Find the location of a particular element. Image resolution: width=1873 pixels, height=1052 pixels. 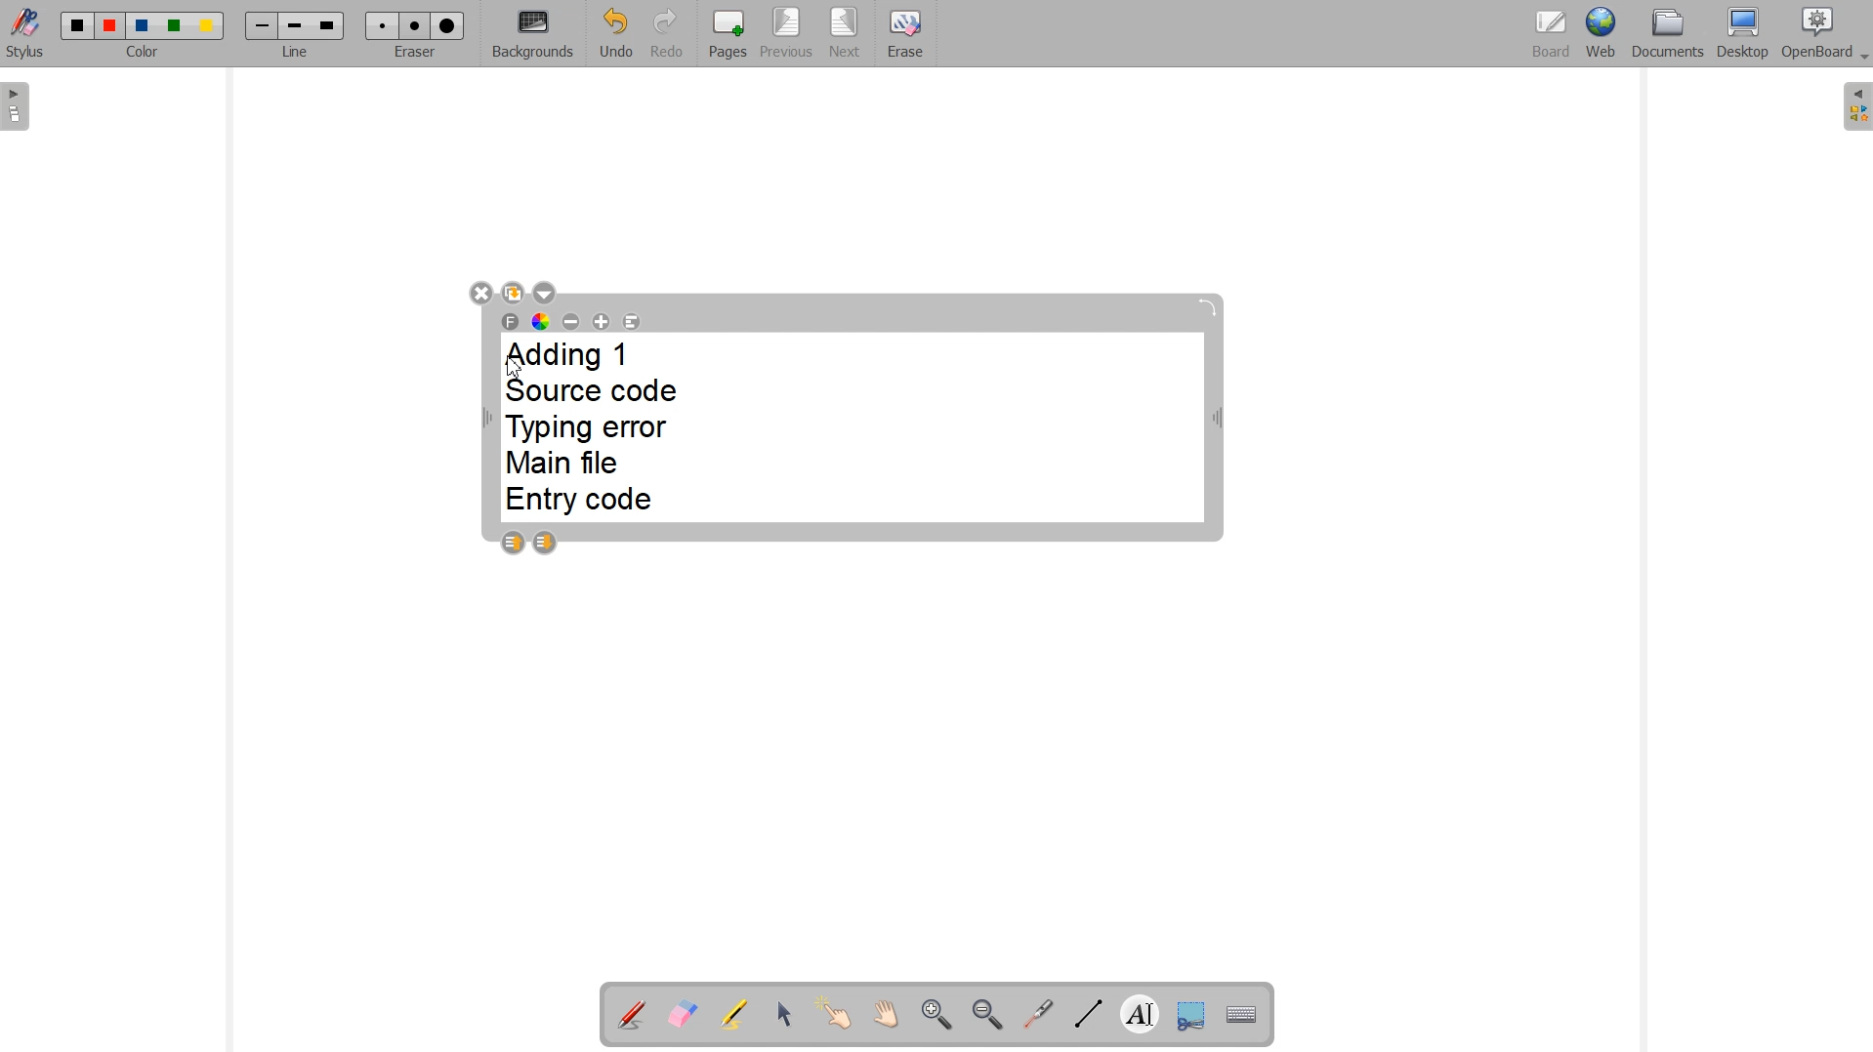

Erase is located at coordinates (905, 31).